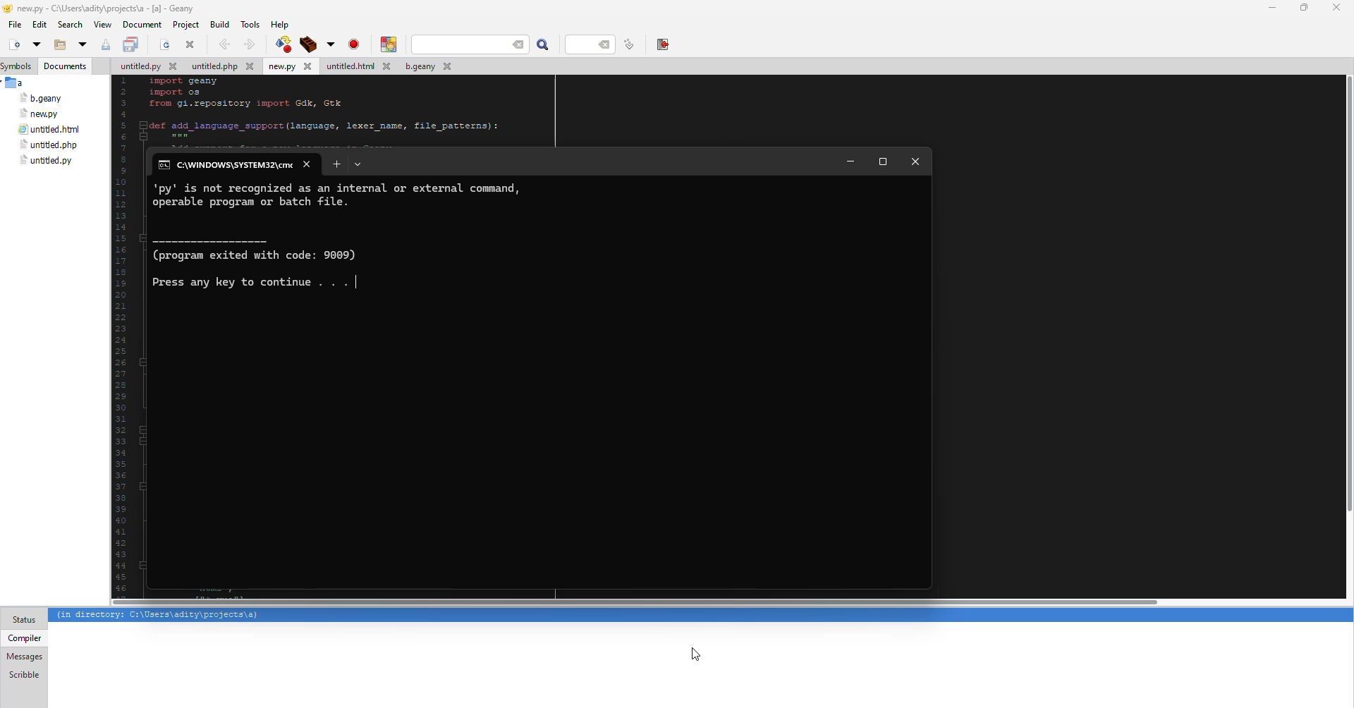  What do you see at coordinates (1302, 7) in the screenshot?
I see `maximize` at bounding box center [1302, 7].